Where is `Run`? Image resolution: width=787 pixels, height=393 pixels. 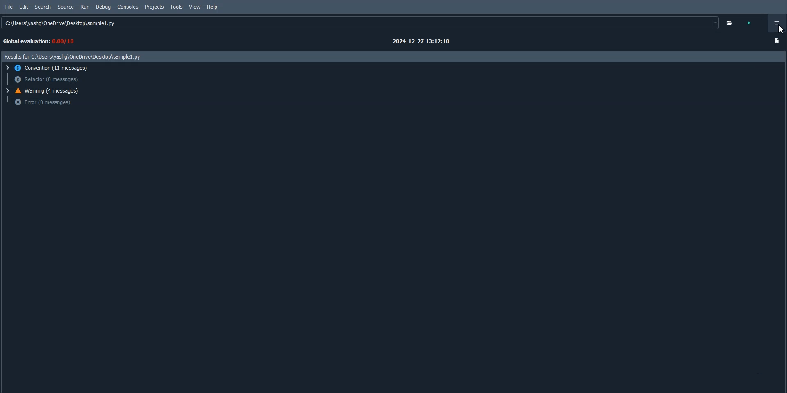
Run is located at coordinates (84, 7).